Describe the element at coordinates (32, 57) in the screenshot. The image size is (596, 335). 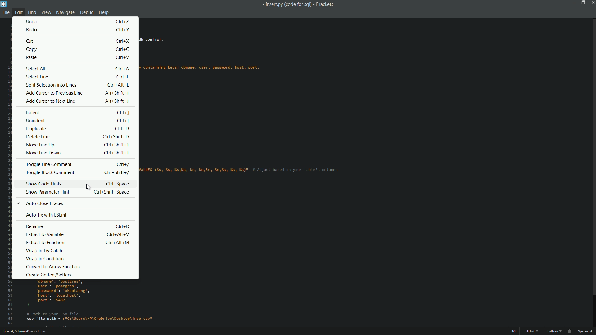
I see `paste` at that location.